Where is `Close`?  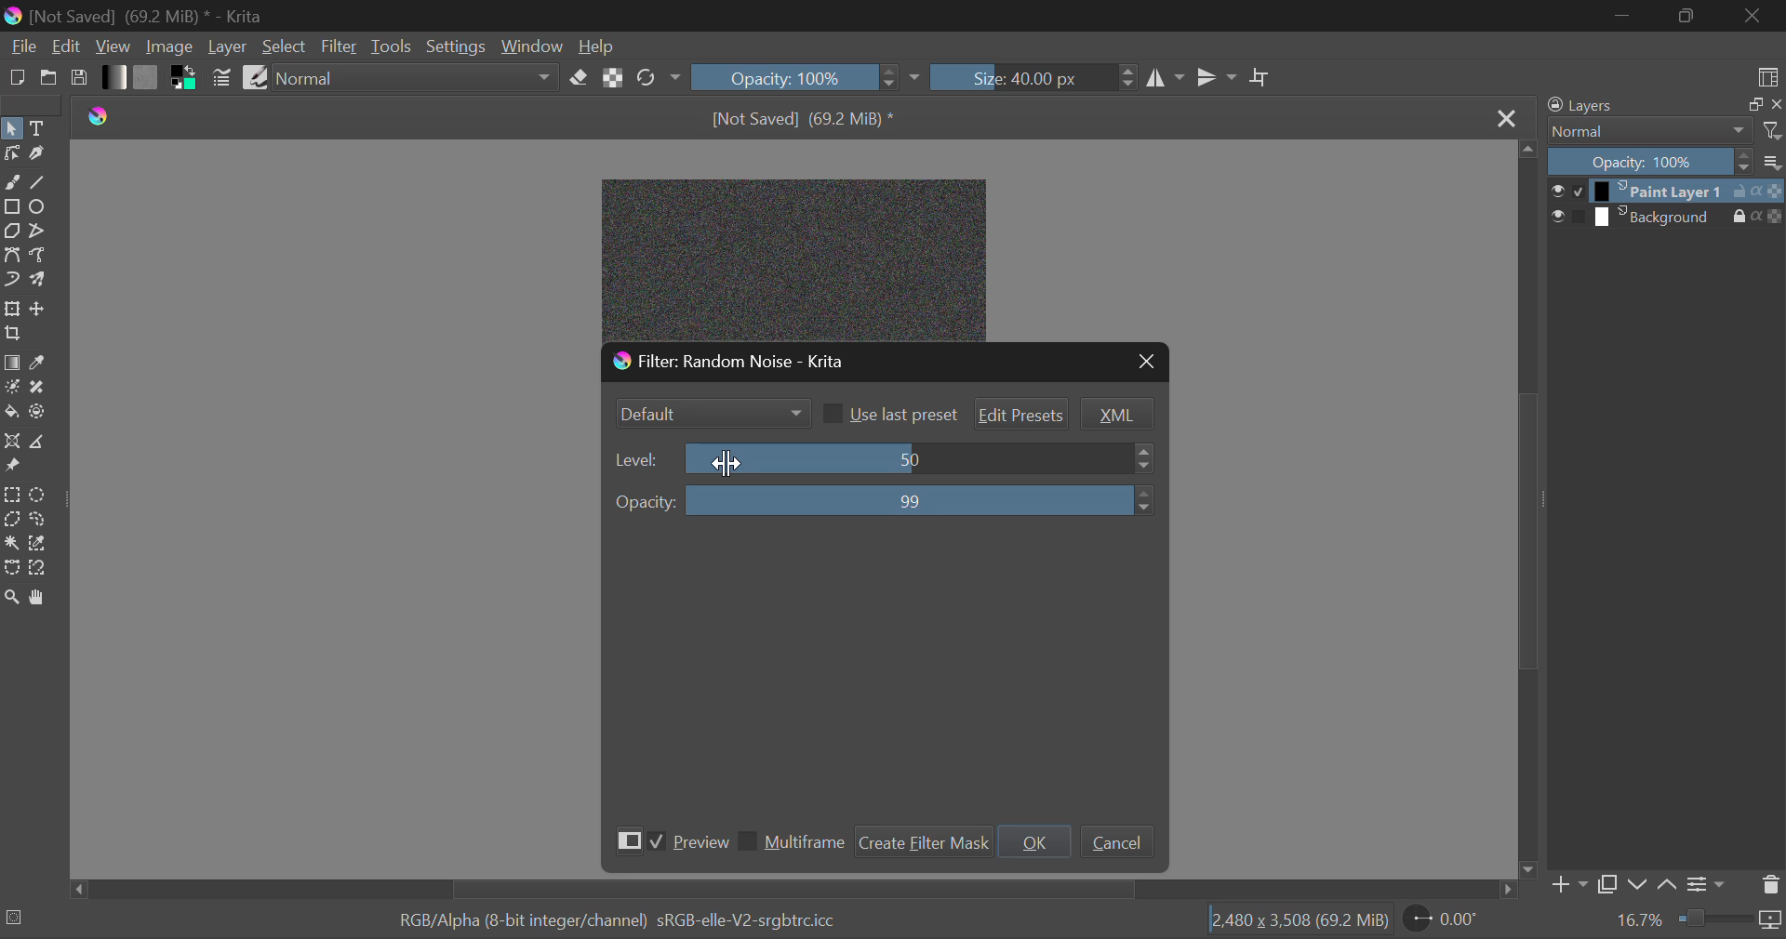 Close is located at coordinates (1753, 15).